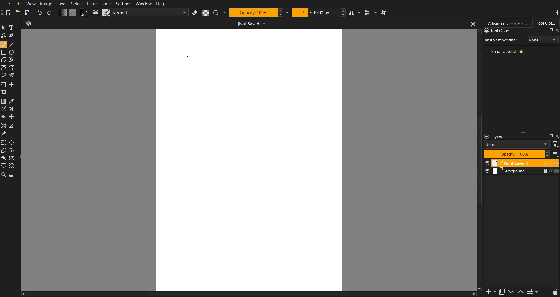  What do you see at coordinates (545, 23) in the screenshot?
I see `Tool Options` at bounding box center [545, 23].